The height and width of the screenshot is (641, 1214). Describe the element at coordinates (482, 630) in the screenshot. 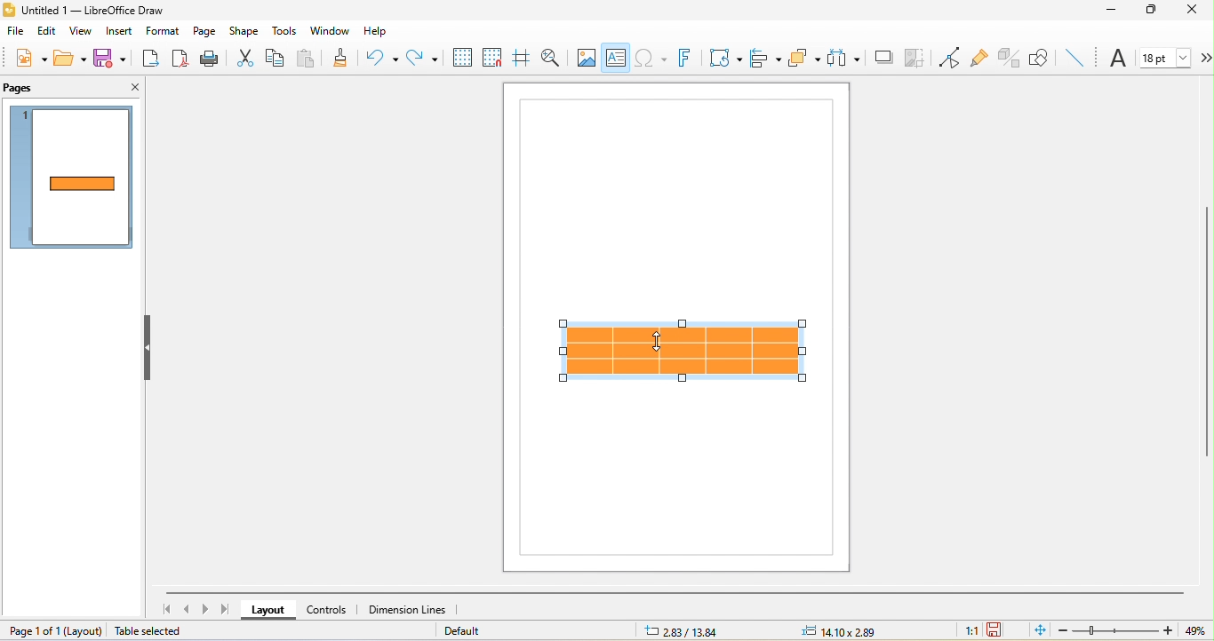

I see `default` at that location.